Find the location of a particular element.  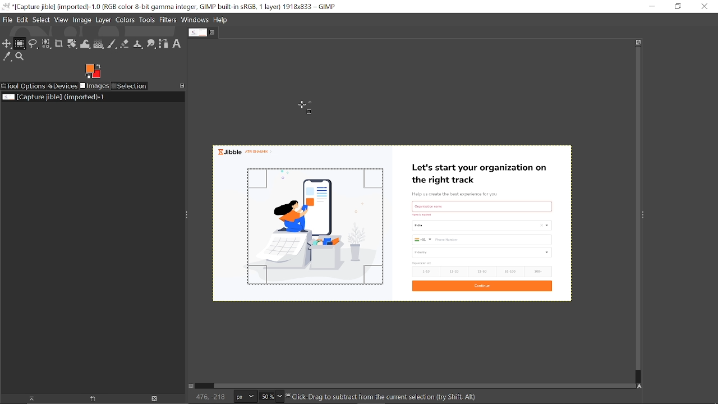

Current window is located at coordinates (173, 7).